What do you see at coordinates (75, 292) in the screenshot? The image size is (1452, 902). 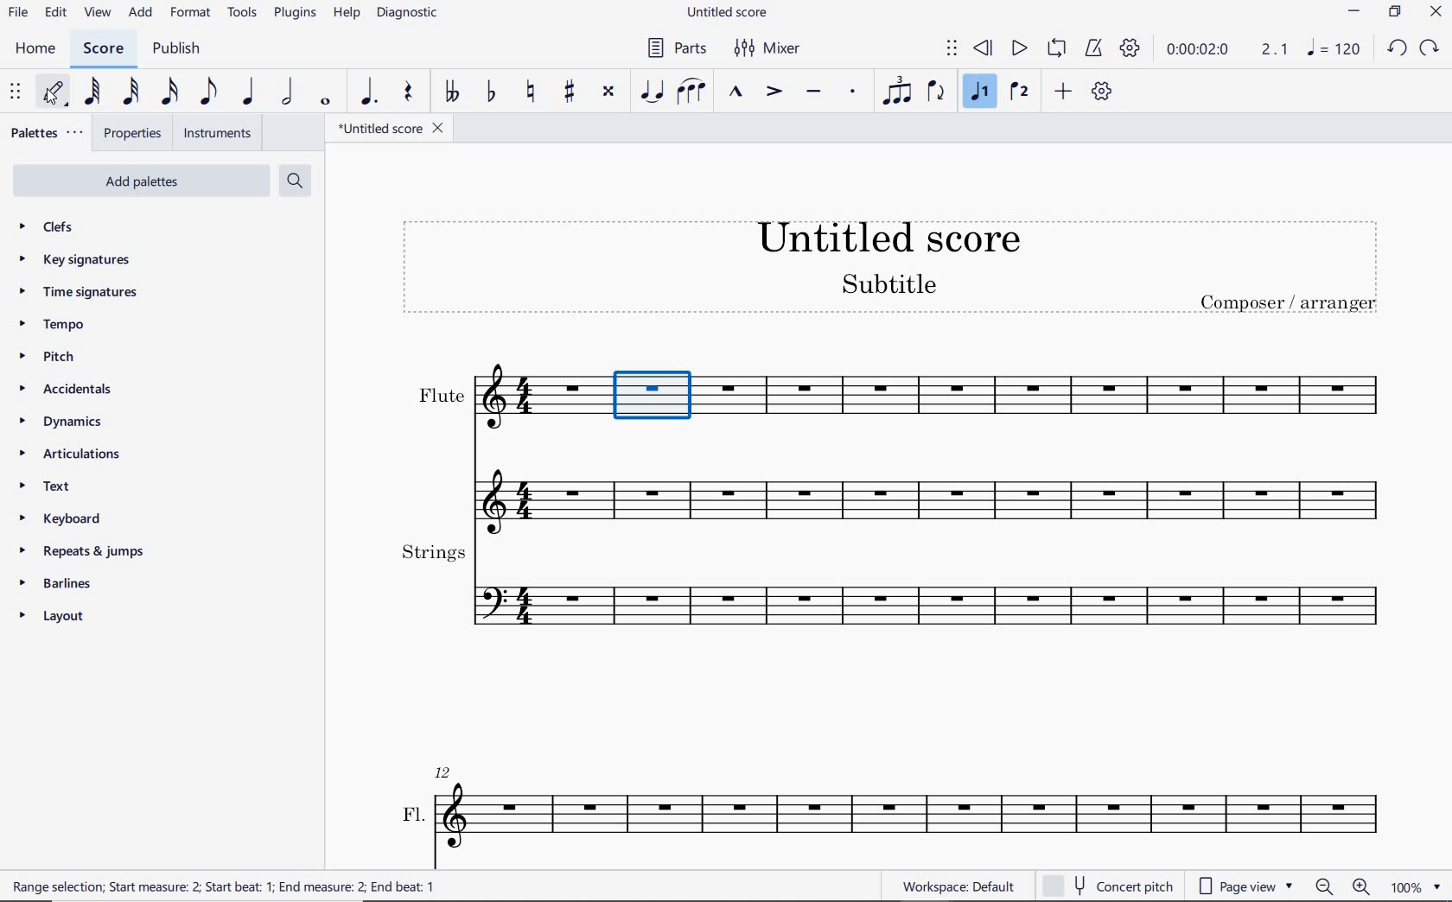 I see `time signatures` at bounding box center [75, 292].